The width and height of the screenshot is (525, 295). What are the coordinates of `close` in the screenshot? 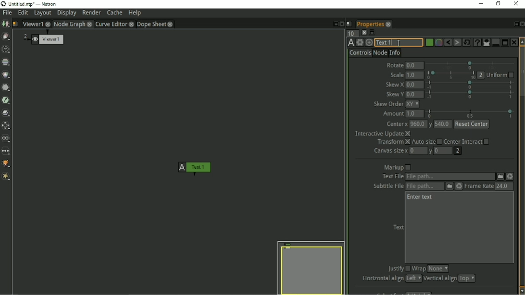 It's located at (48, 24).